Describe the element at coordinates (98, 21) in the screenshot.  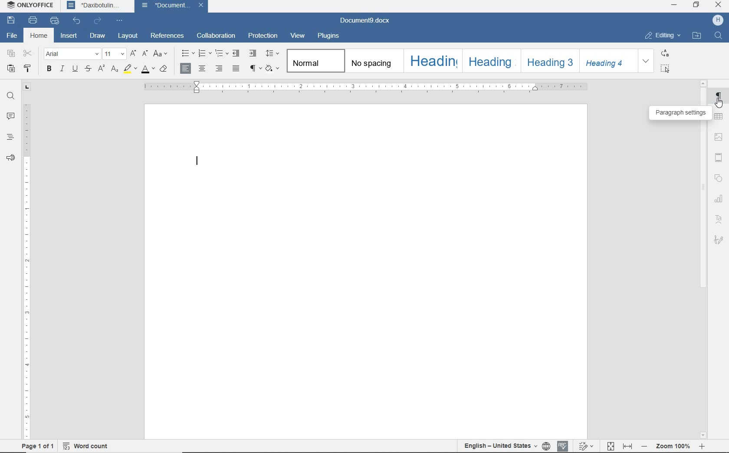
I see `redo` at that location.